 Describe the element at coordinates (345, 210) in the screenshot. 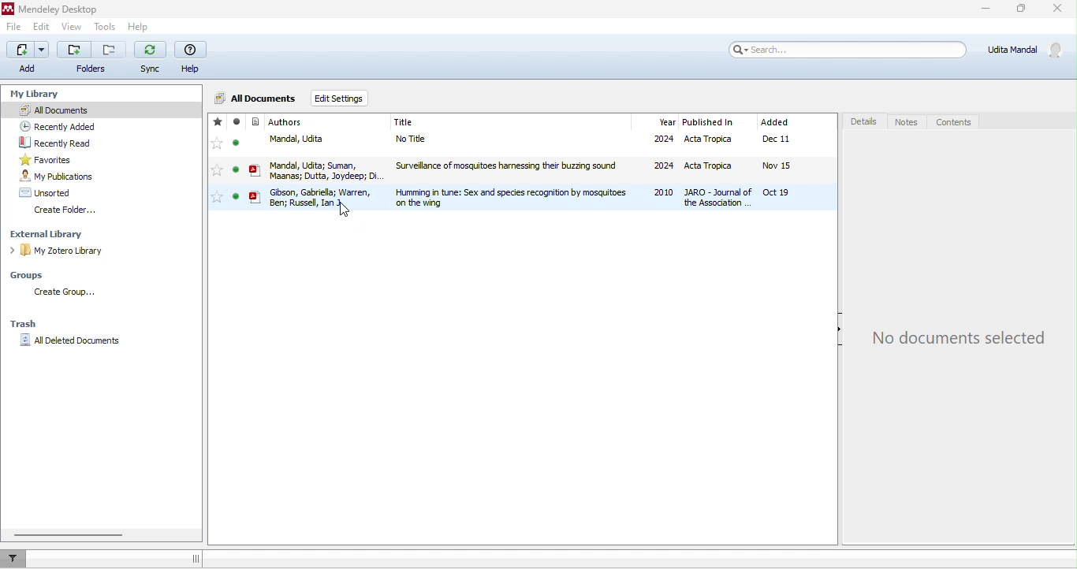

I see `cursor ` at that location.